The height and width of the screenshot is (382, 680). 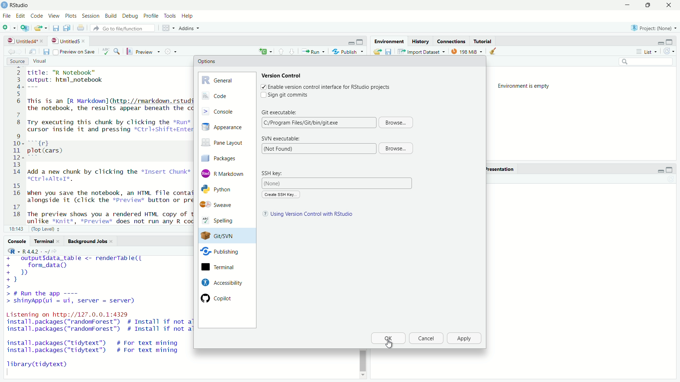 I want to click on Background Jobs, so click(x=91, y=242).